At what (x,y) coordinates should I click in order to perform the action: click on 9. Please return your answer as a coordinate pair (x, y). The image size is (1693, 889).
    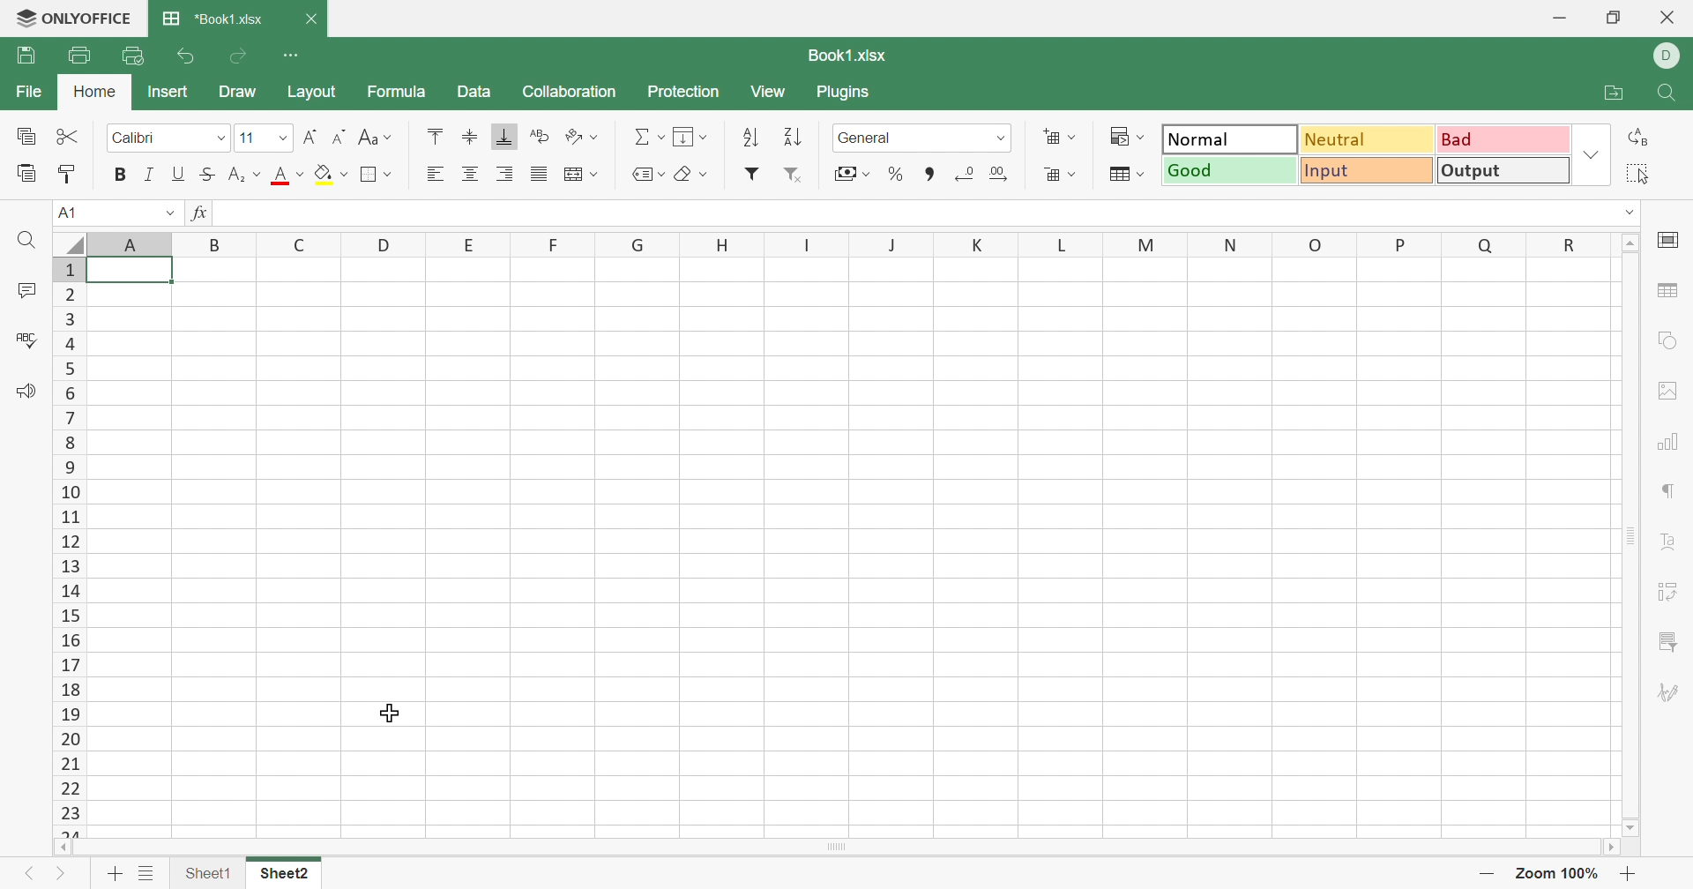
    Looking at the image, I should click on (65, 470).